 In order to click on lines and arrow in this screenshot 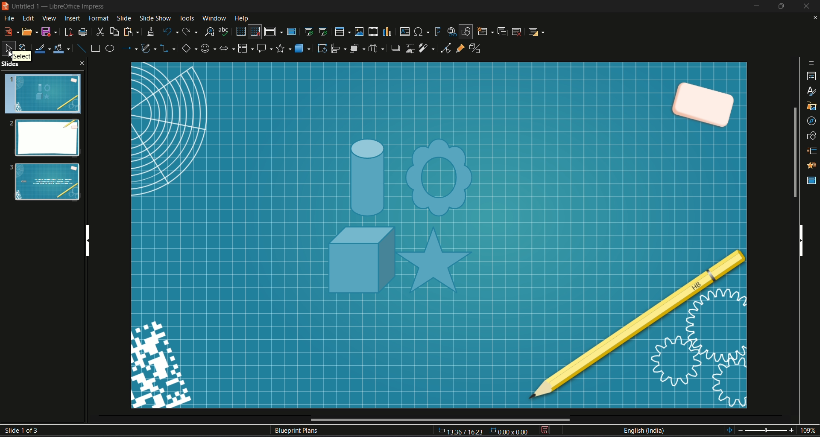, I will do `click(129, 48)`.